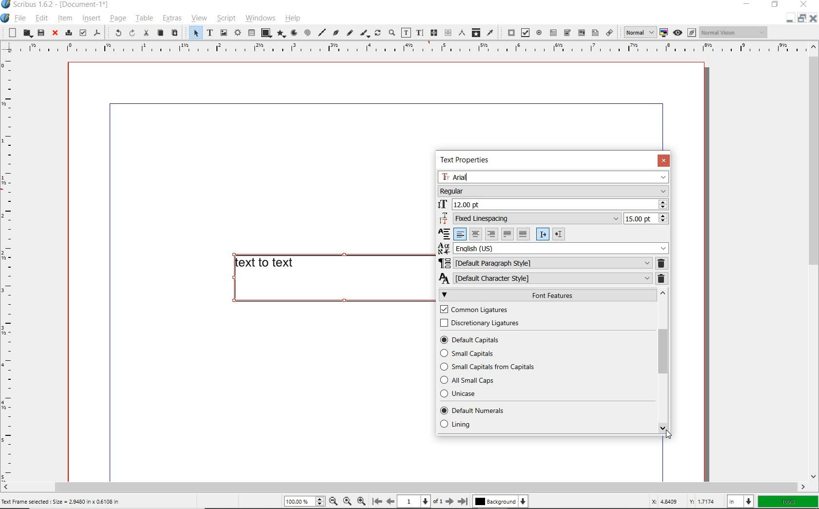 The image size is (819, 509). What do you see at coordinates (91, 19) in the screenshot?
I see `insert` at bounding box center [91, 19].